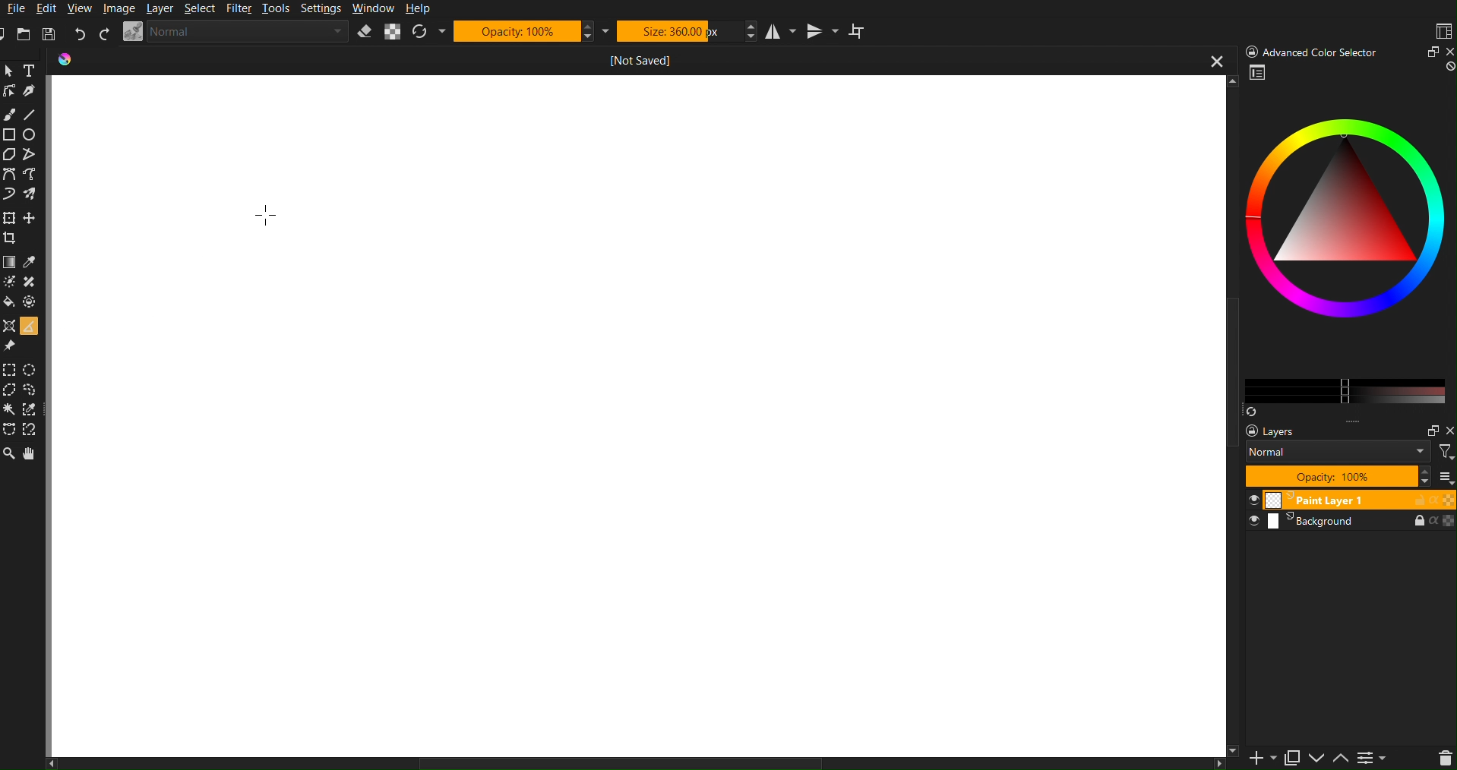 This screenshot has width=1457, height=770. I want to click on Blemish Fixes, so click(32, 283).